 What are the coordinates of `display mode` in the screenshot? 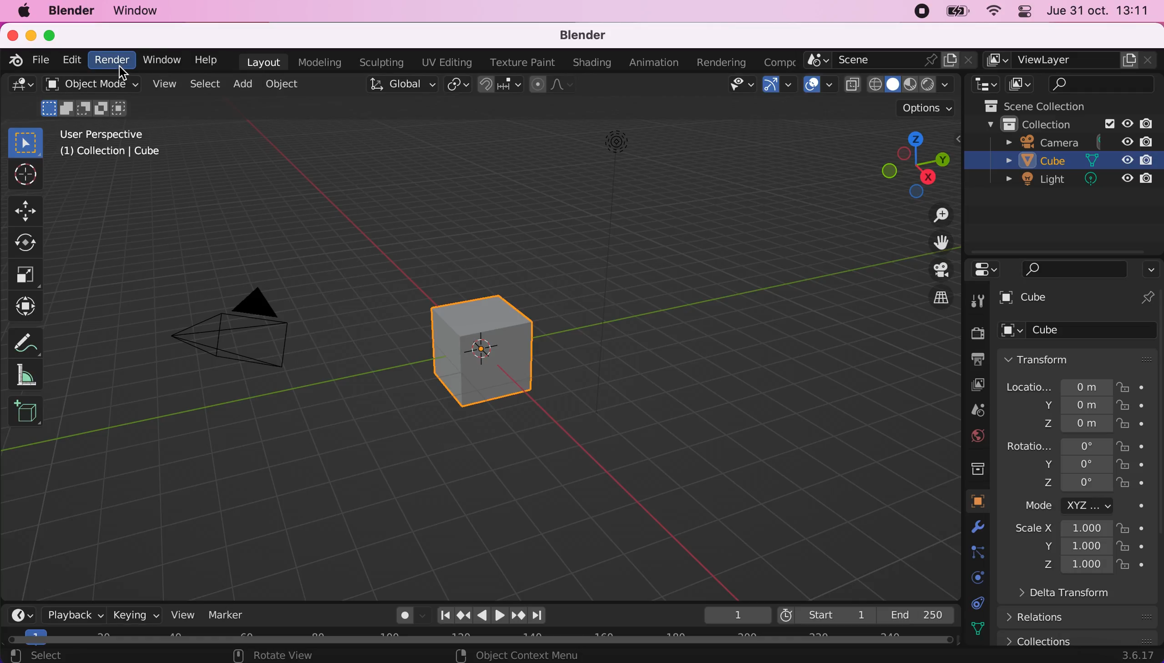 It's located at (1022, 84).